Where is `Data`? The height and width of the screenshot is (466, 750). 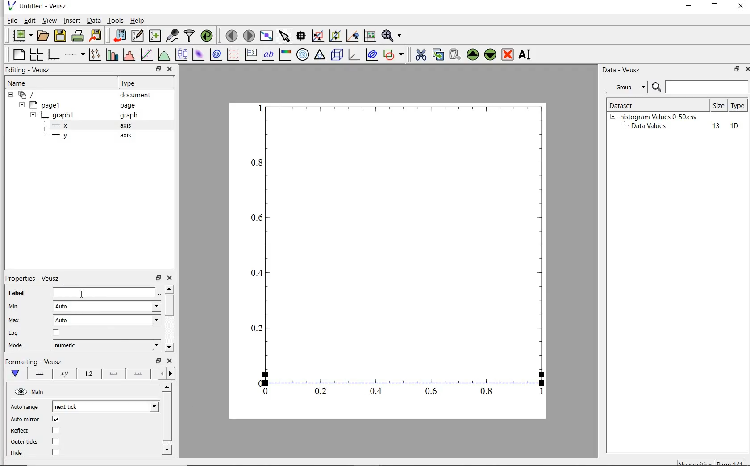 Data is located at coordinates (94, 20).